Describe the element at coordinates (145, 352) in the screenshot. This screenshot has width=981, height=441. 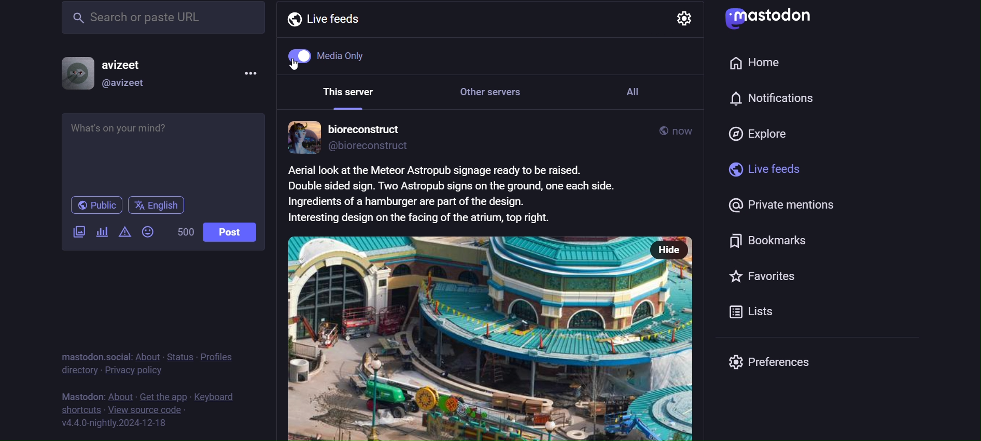
I see `about` at that location.